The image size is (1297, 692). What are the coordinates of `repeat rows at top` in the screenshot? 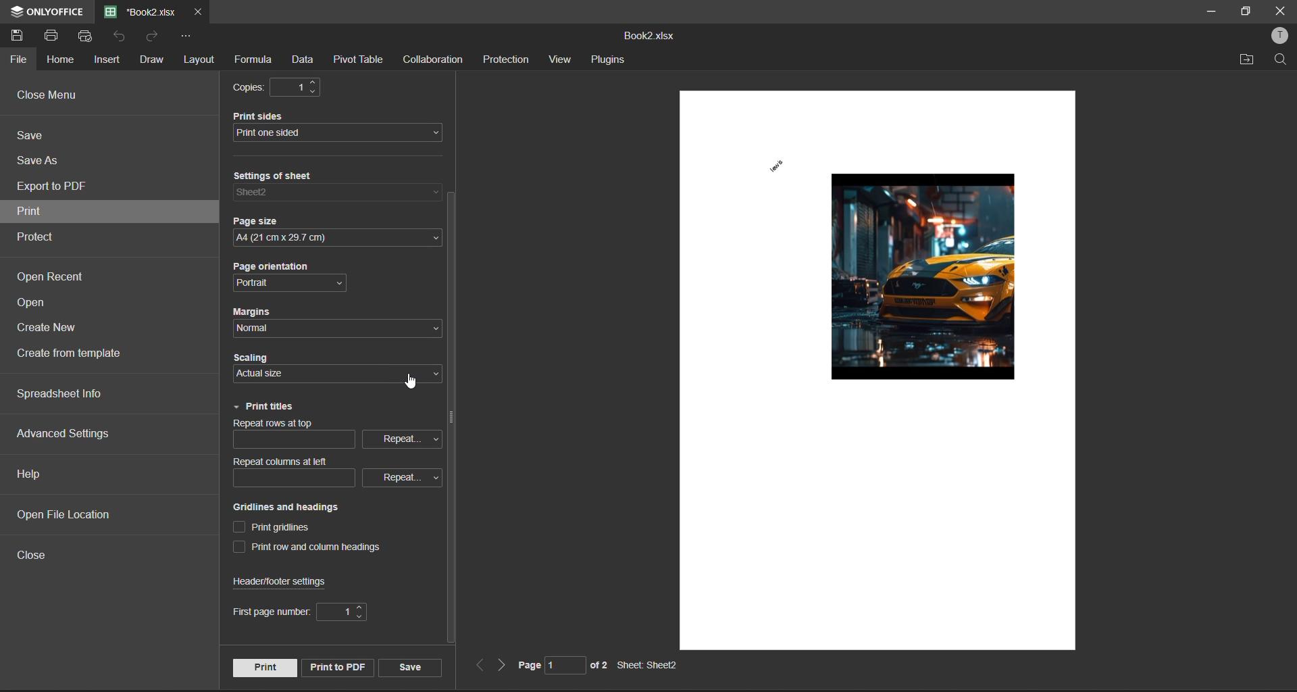 It's located at (285, 424).